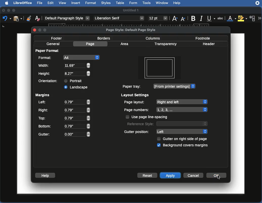 This screenshot has width=262, height=203. I want to click on Maximize, so click(14, 10).